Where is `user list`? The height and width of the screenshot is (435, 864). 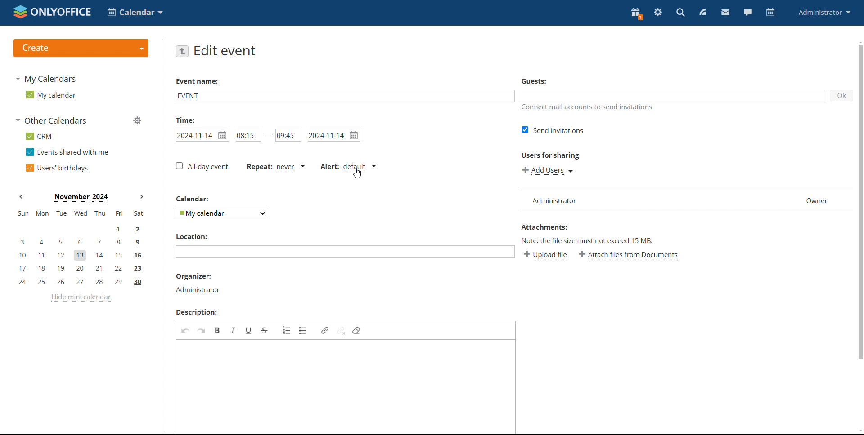 user list is located at coordinates (686, 199).